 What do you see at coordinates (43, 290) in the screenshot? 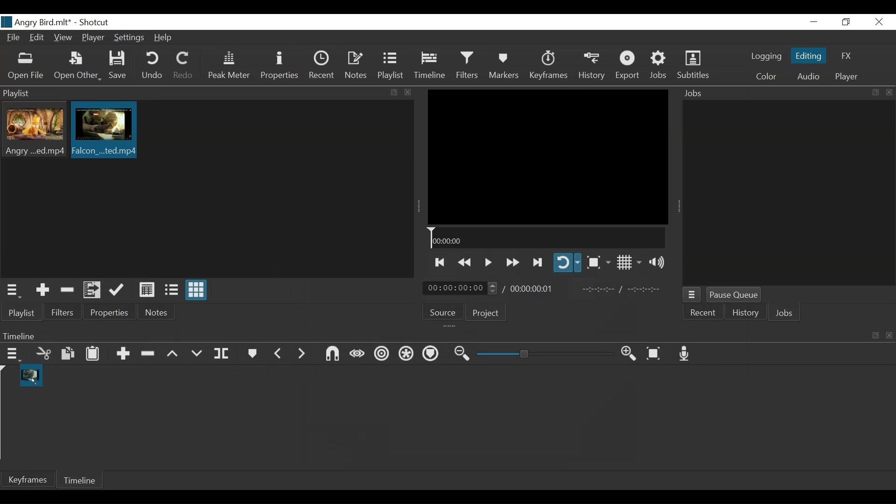
I see `Add the source to the playlist` at bounding box center [43, 290].